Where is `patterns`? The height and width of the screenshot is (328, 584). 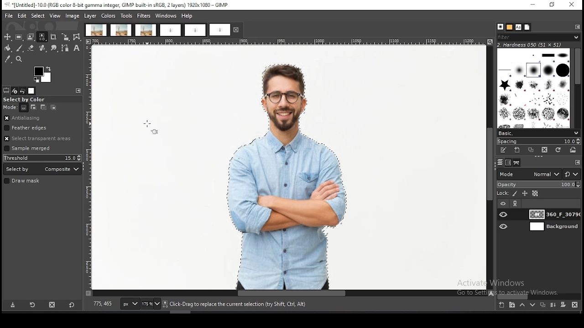
patterns is located at coordinates (510, 27).